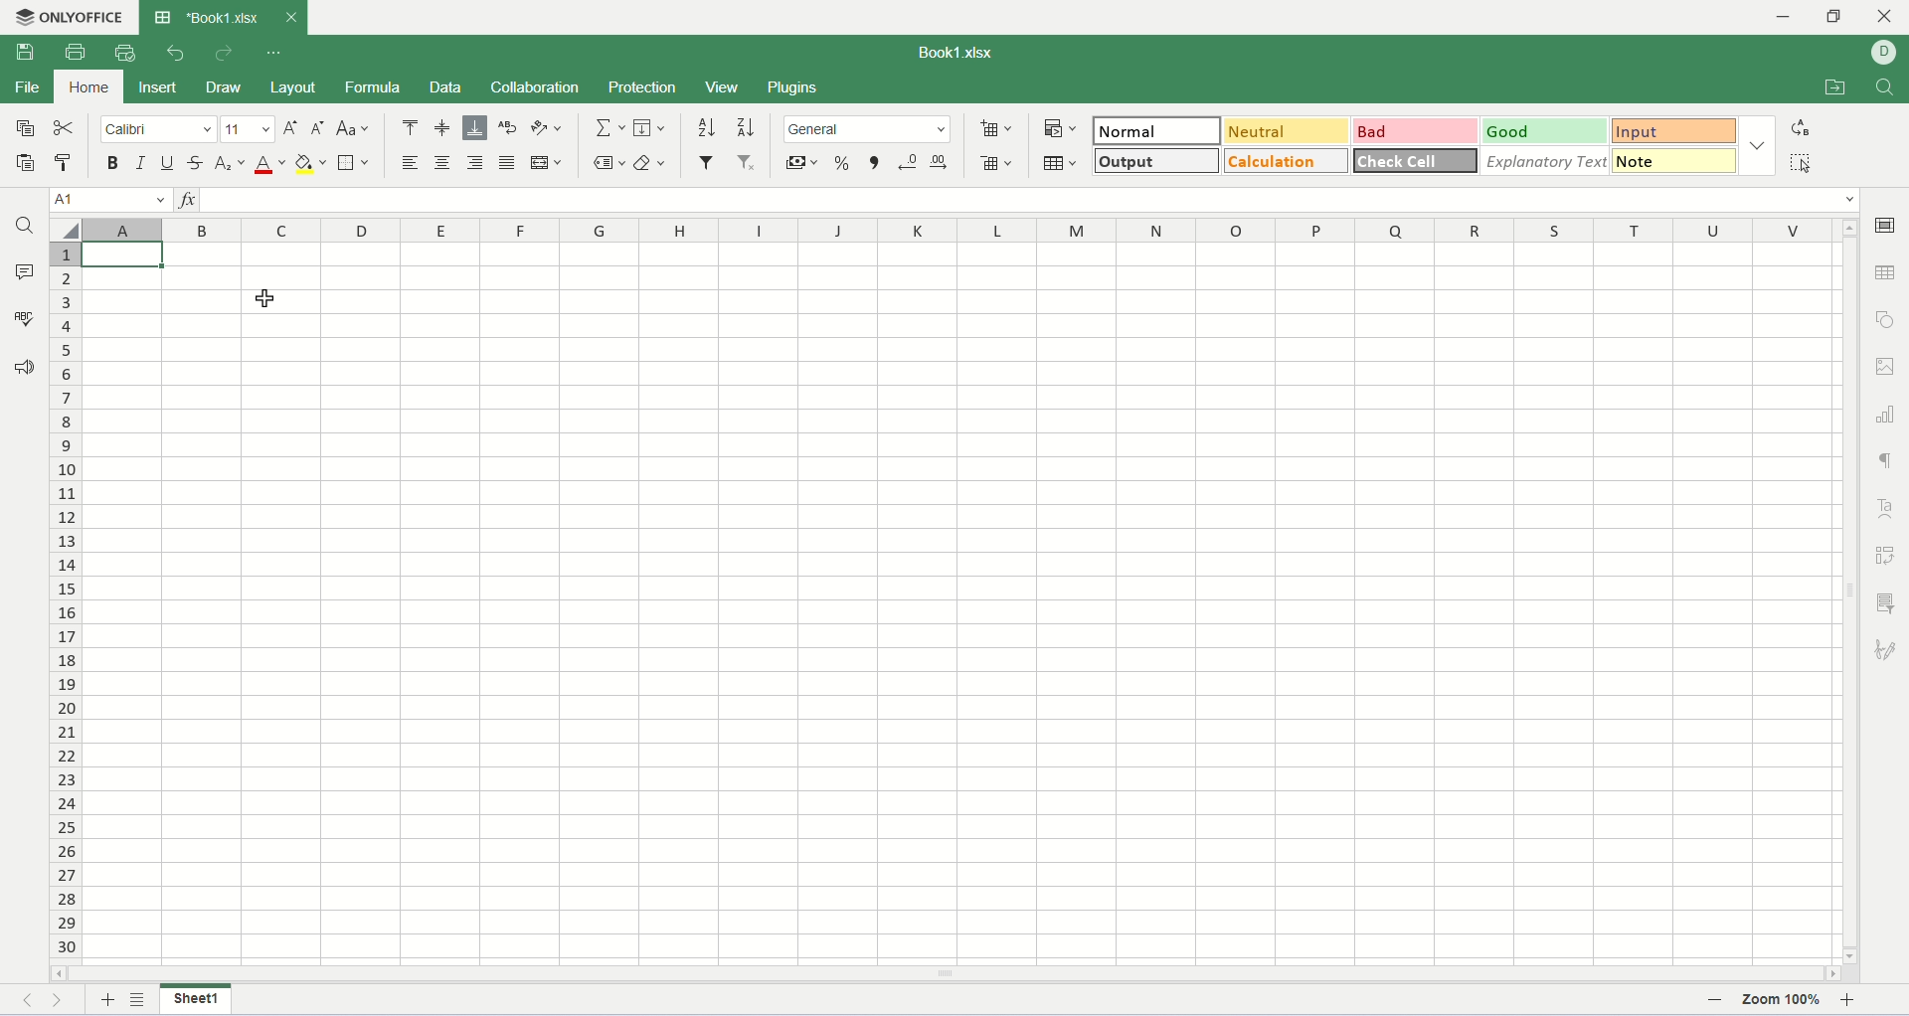 The image size is (1909, 1016). I want to click on onlyoffice, so click(67, 14).